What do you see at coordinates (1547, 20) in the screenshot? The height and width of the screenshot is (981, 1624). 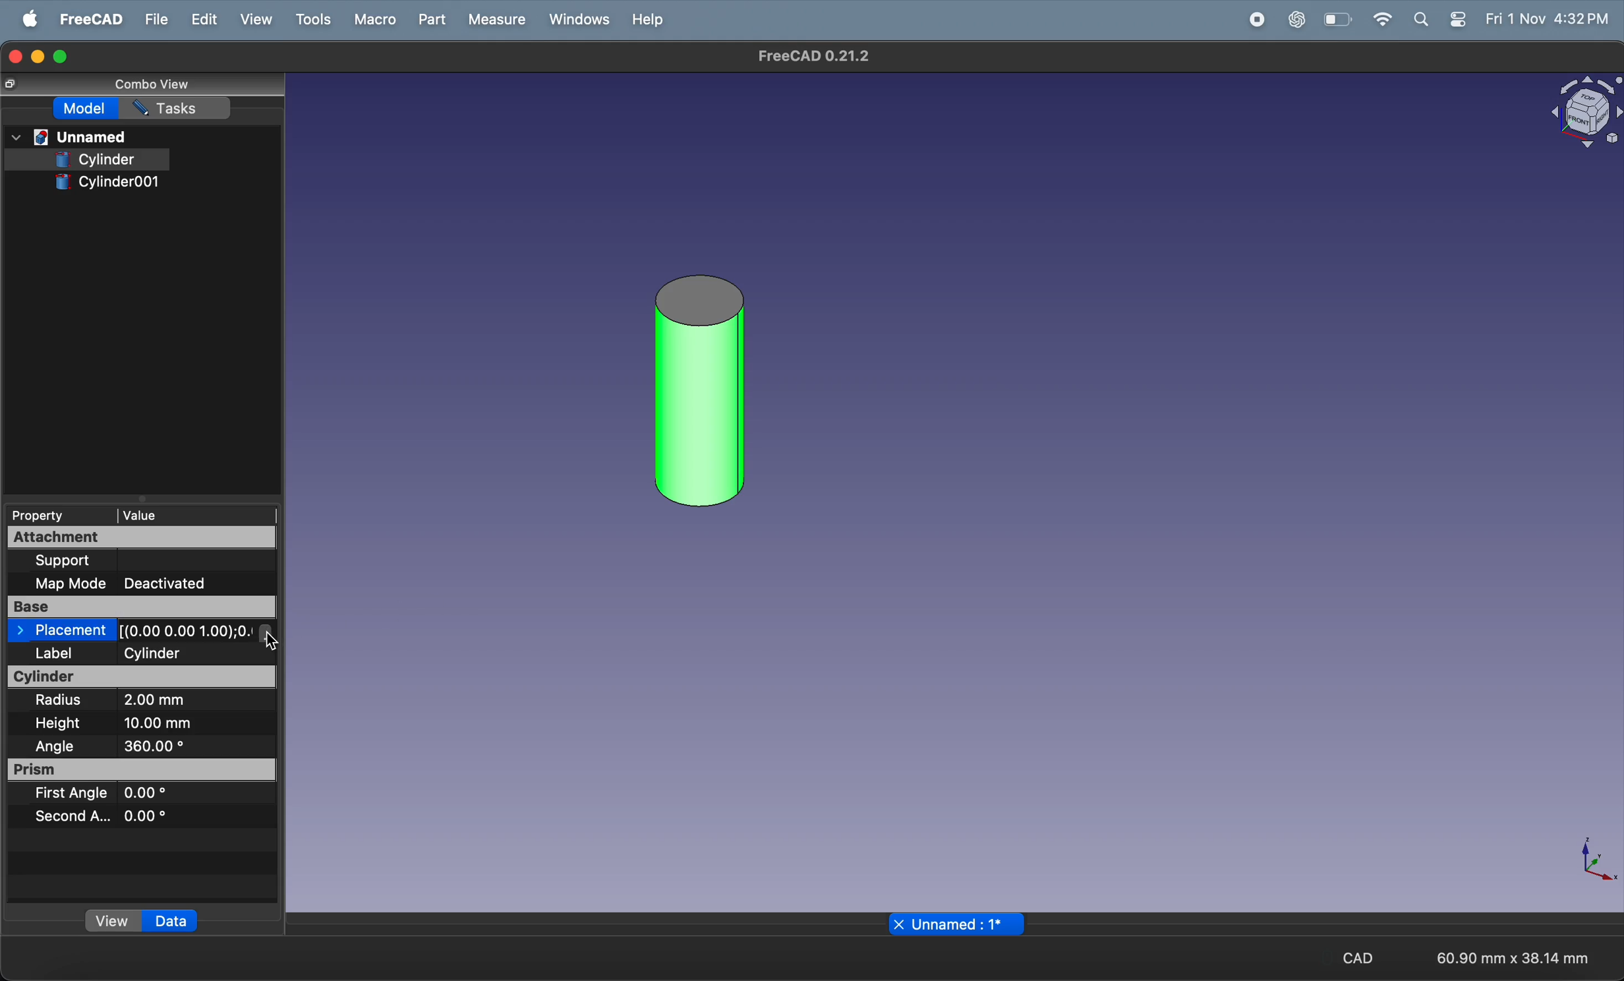 I see `Fri 1 Nov 4:32 PM` at bounding box center [1547, 20].